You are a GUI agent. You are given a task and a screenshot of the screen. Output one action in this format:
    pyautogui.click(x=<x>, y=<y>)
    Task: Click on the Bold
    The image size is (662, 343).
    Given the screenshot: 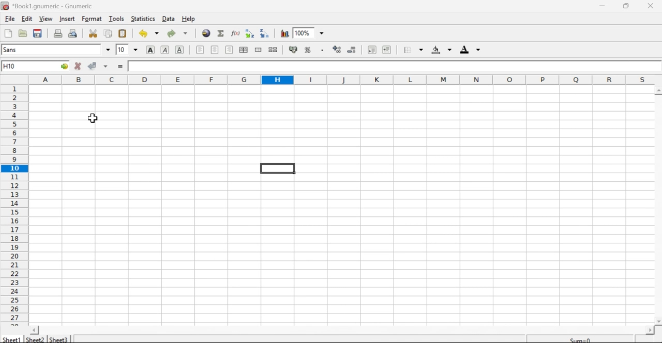 What is the action you would take?
    pyautogui.click(x=152, y=50)
    